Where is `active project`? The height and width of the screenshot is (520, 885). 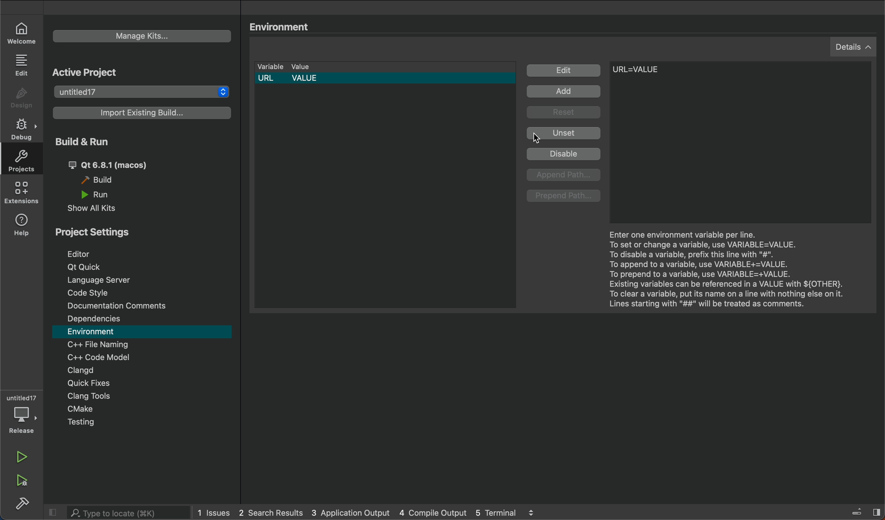
active project is located at coordinates (93, 74).